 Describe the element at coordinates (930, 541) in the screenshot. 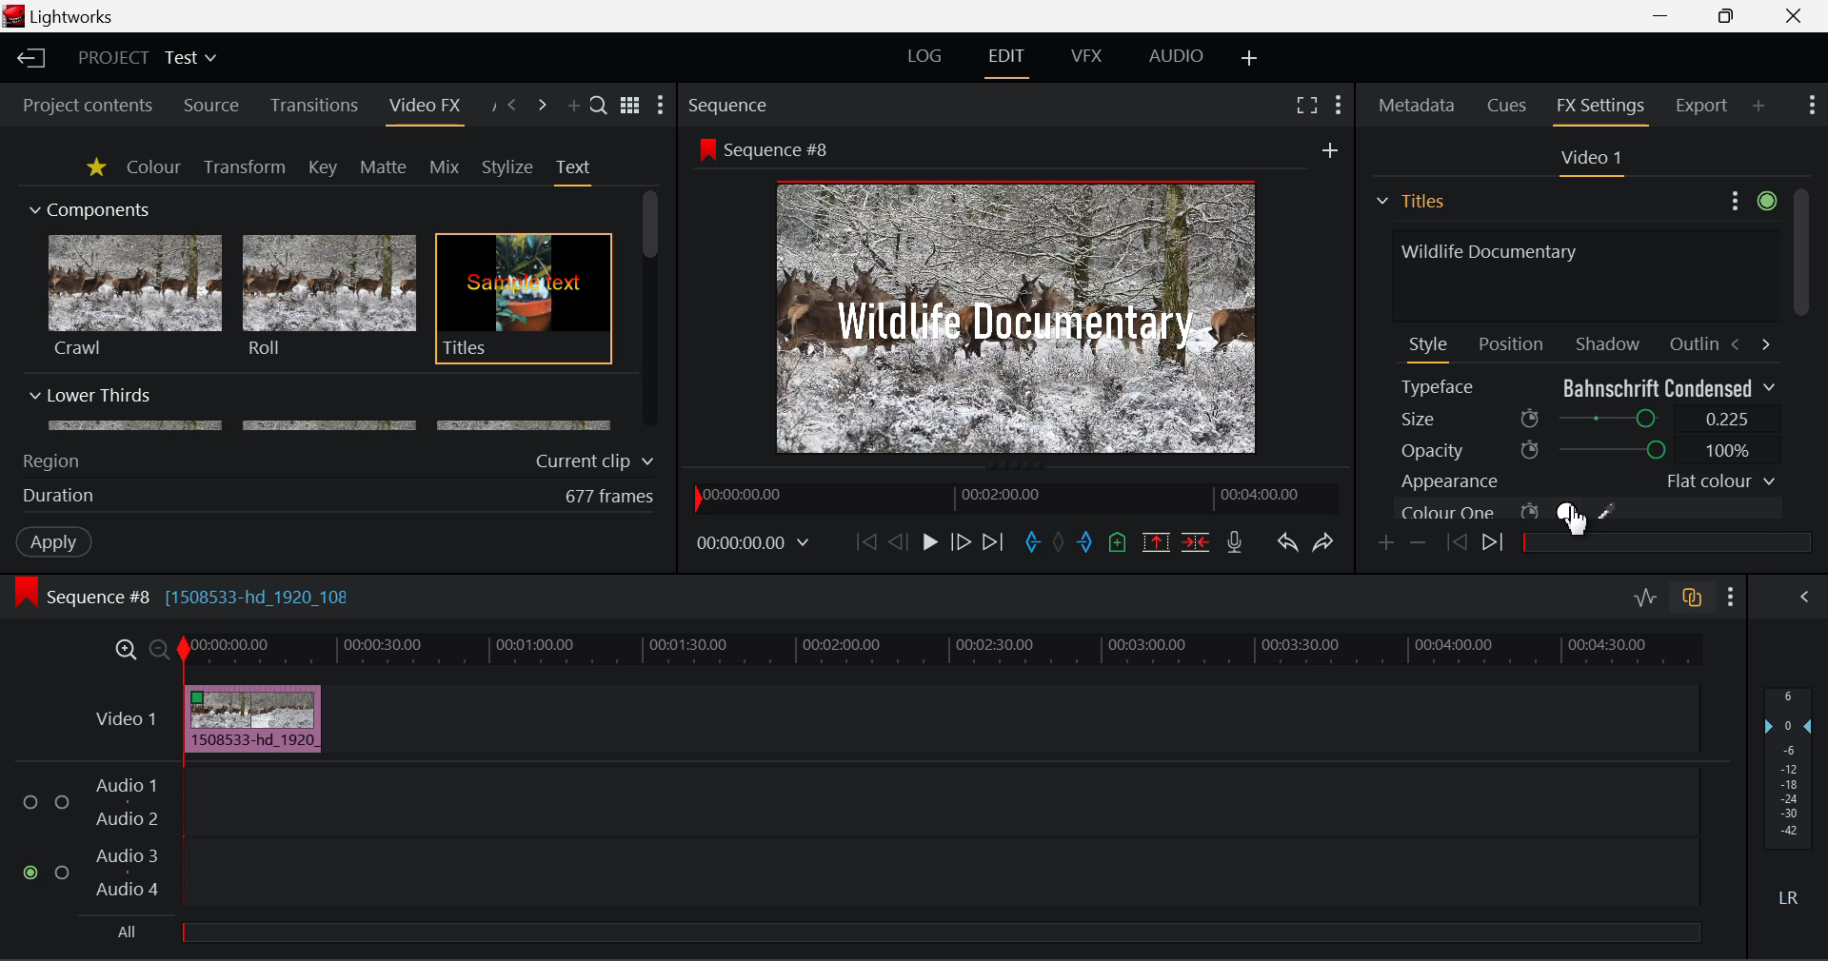

I see `Play` at that location.